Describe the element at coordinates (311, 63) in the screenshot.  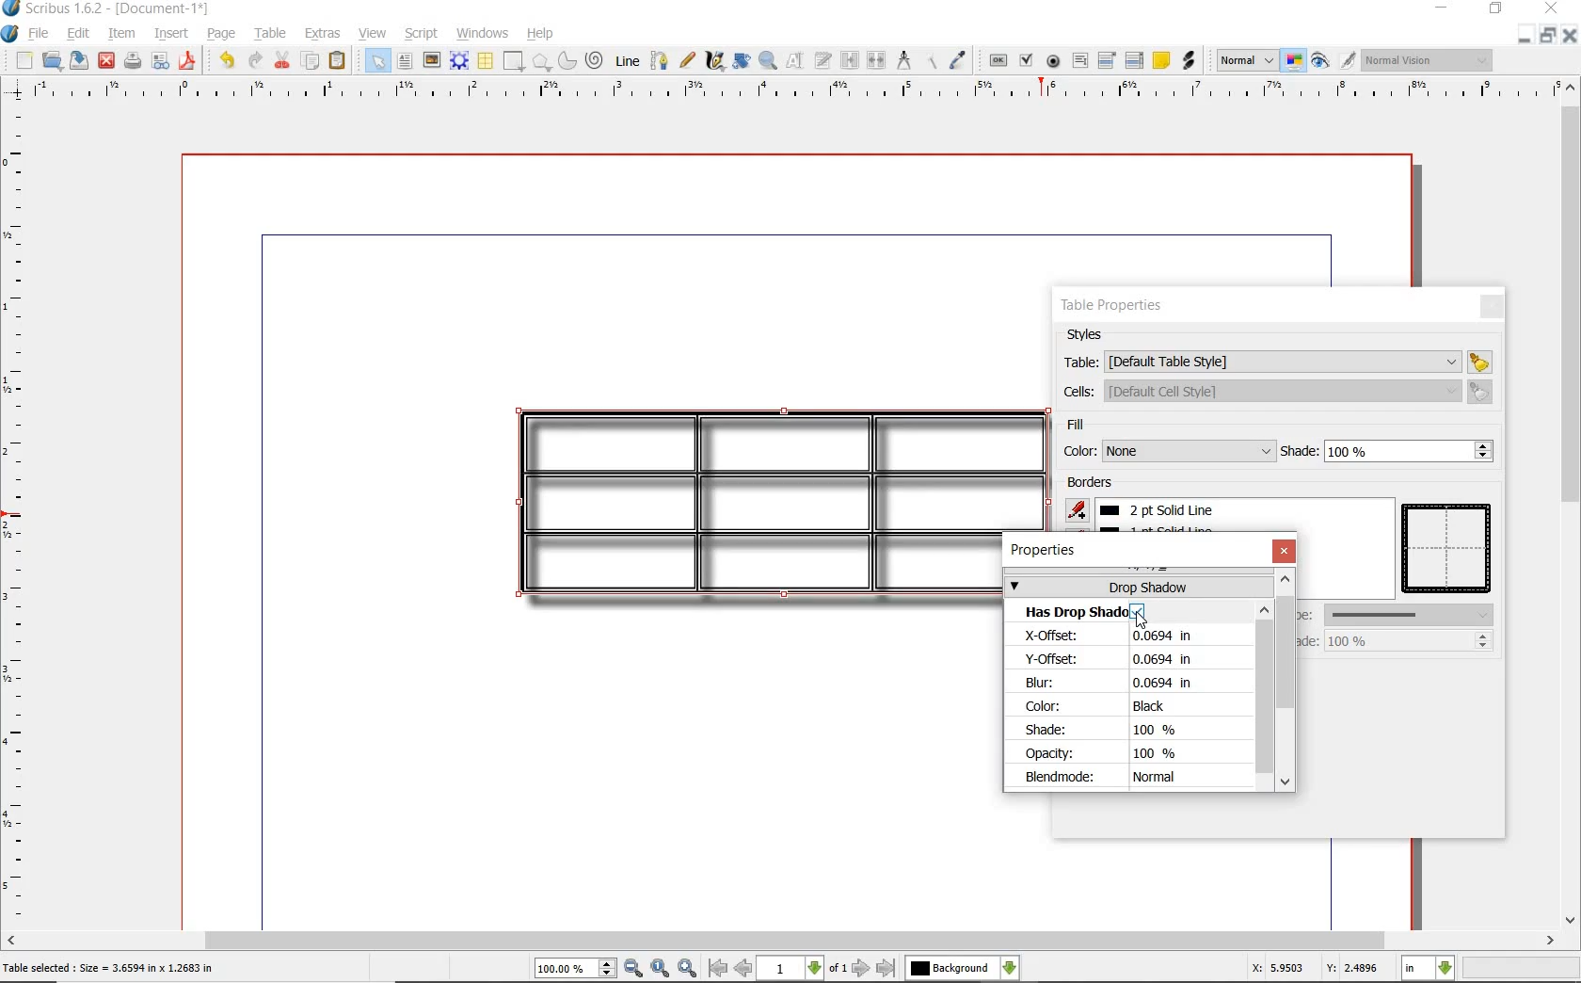
I see `copy` at that location.